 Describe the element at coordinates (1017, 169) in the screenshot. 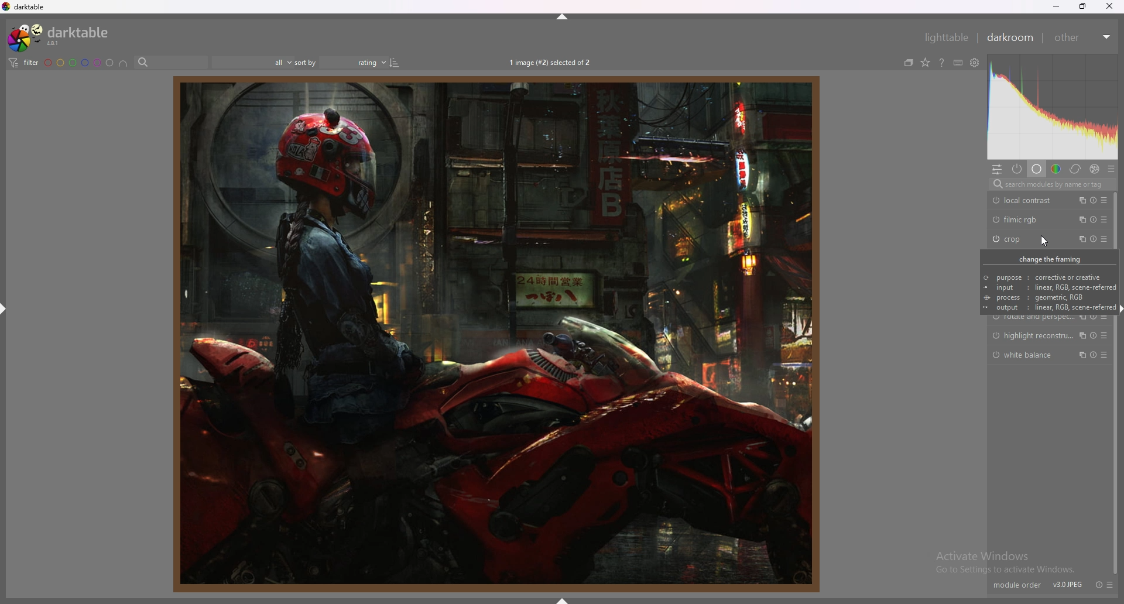

I see `active modules` at that location.